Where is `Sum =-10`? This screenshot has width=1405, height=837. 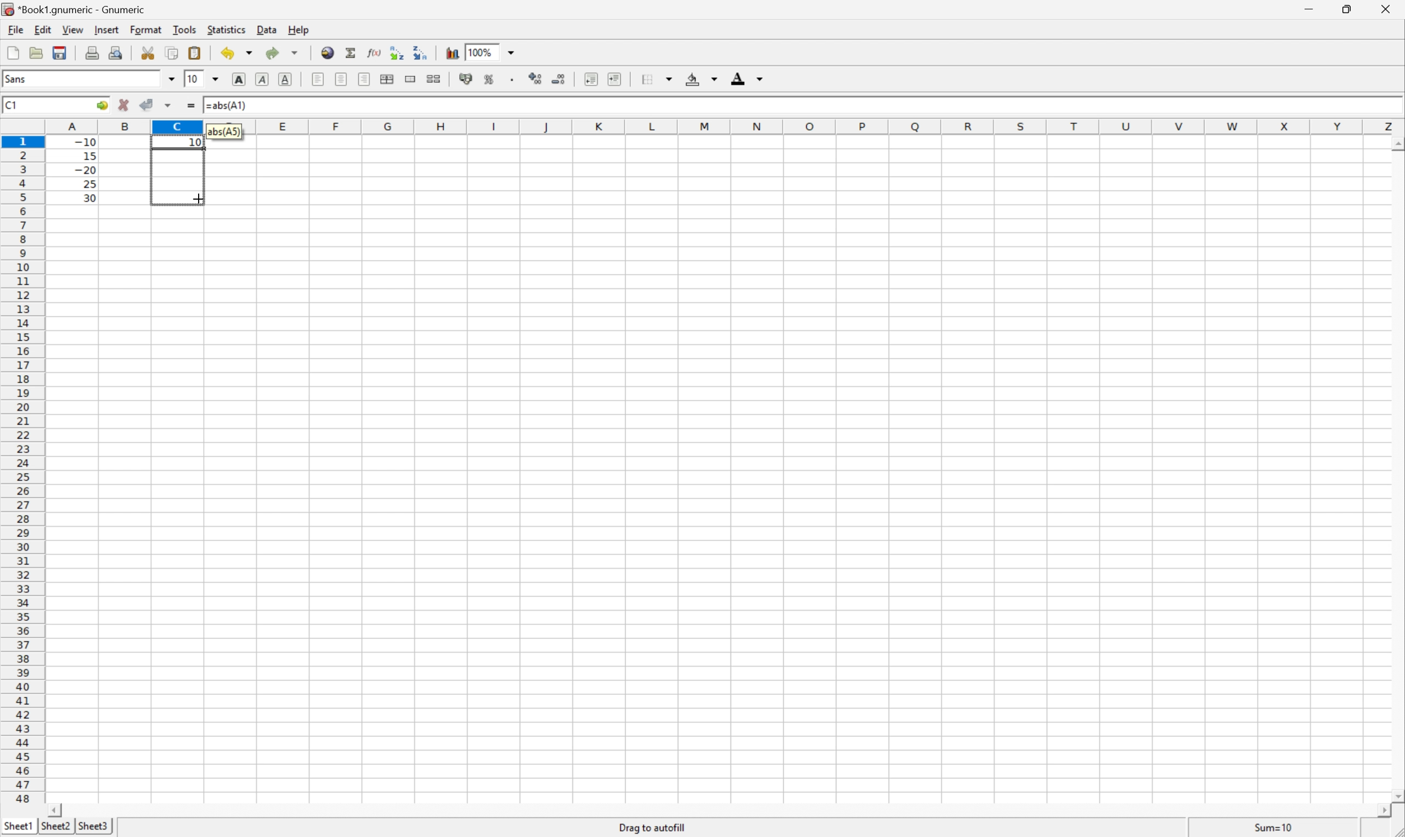 Sum =-10 is located at coordinates (1274, 828).